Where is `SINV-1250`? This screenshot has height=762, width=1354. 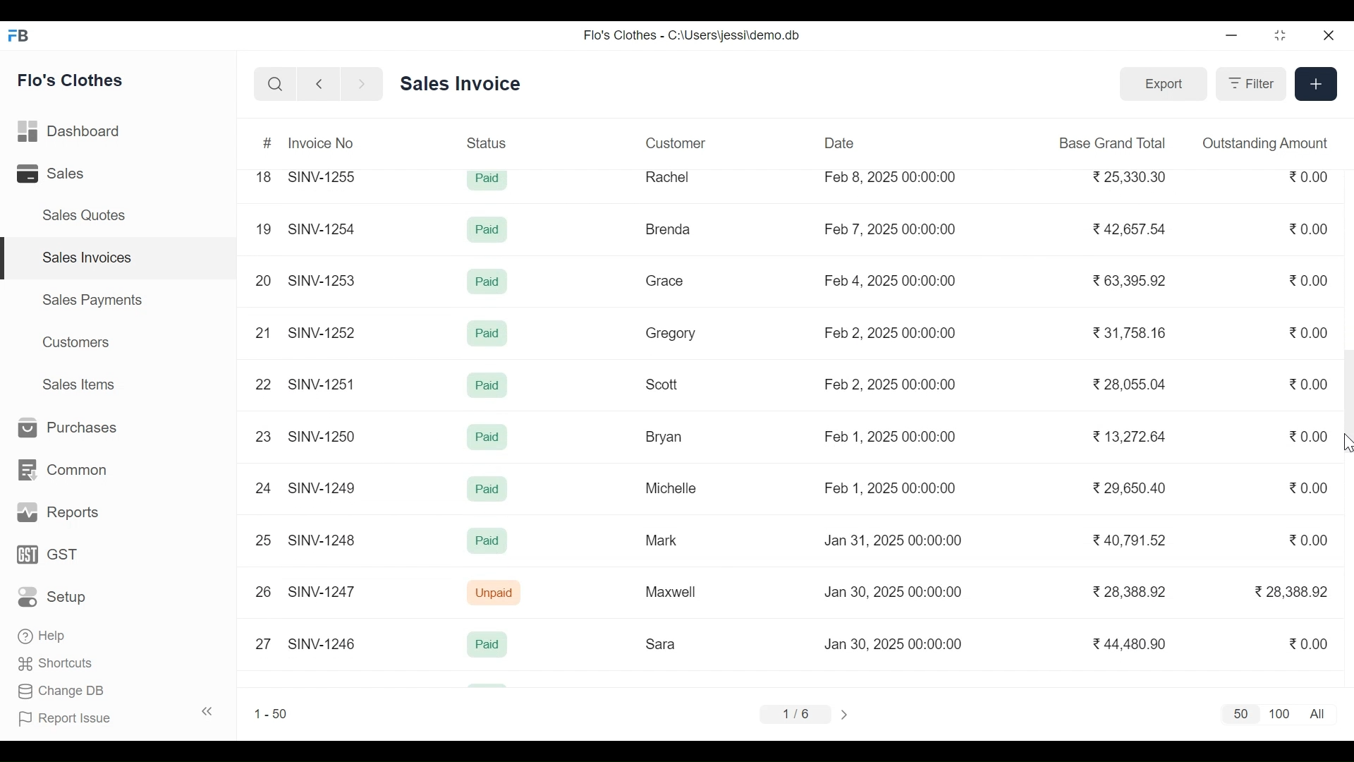 SINV-1250 is located at coordinates (324, 437).